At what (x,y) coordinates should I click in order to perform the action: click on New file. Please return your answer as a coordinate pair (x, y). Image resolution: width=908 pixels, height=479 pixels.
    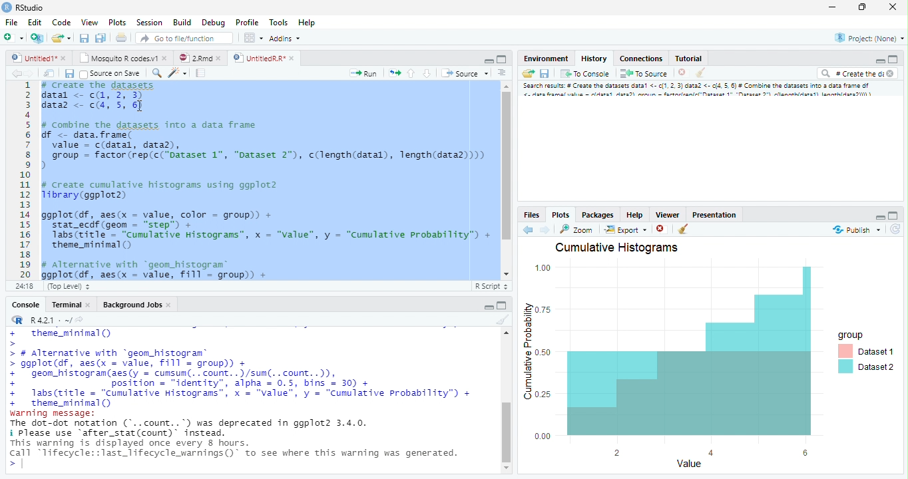
    Looking at the image, I should click on (13, 37).